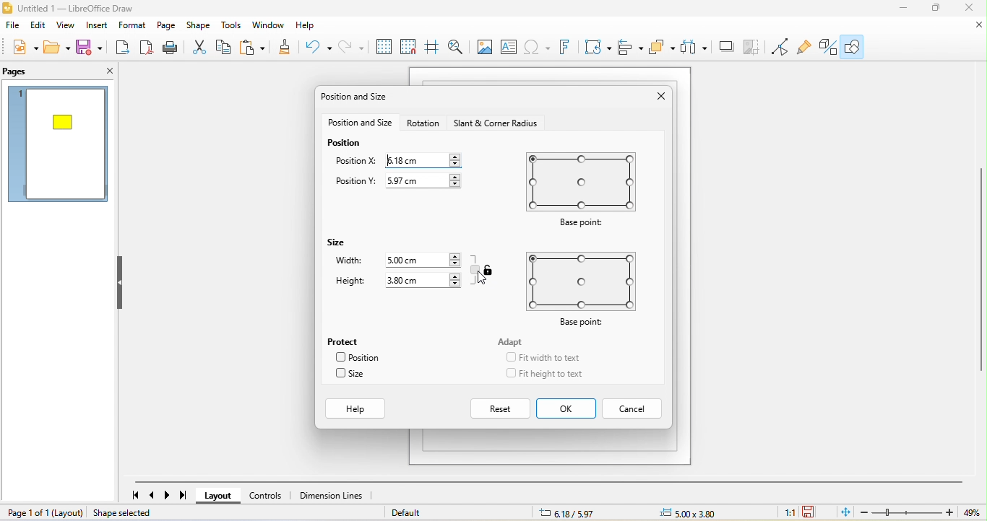 The height and width of the screenshot is (521, 987). I want to click on base point, so click(580, 288).